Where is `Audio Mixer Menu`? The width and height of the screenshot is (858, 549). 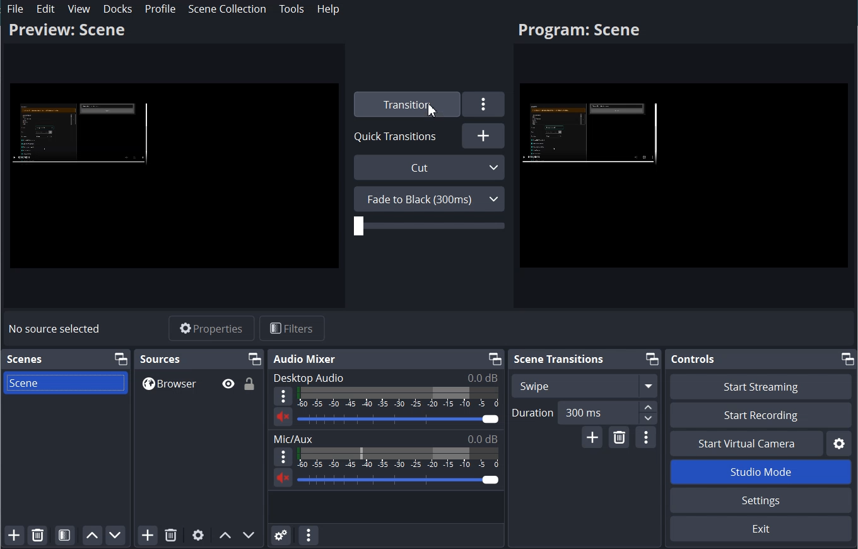 Audio Mixer Menu is located at coordinates (308, 535).